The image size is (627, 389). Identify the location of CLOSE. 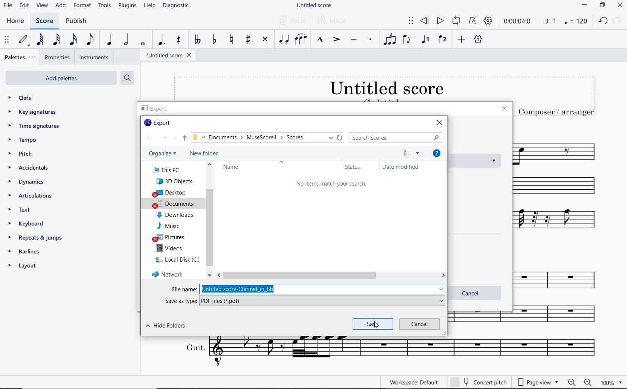
(439, 122).